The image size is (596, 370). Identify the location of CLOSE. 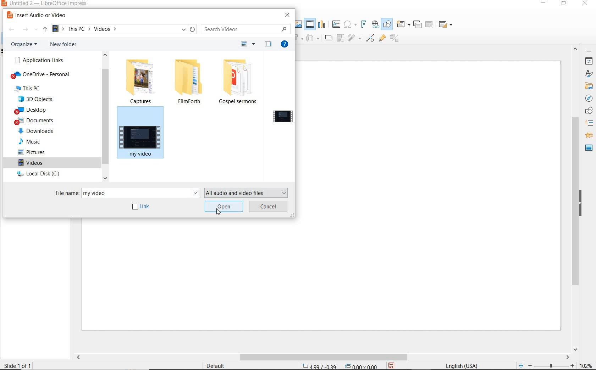
(586, 3).